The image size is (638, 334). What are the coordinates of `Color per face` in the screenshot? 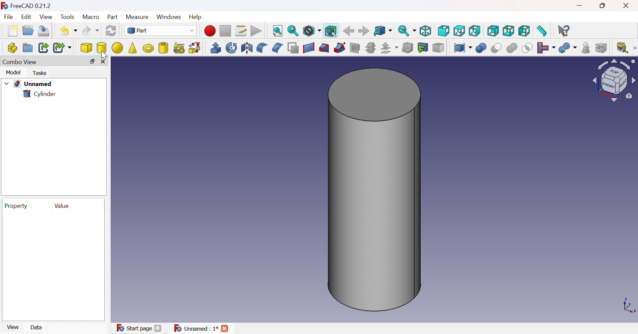 It's located at (439, 48).